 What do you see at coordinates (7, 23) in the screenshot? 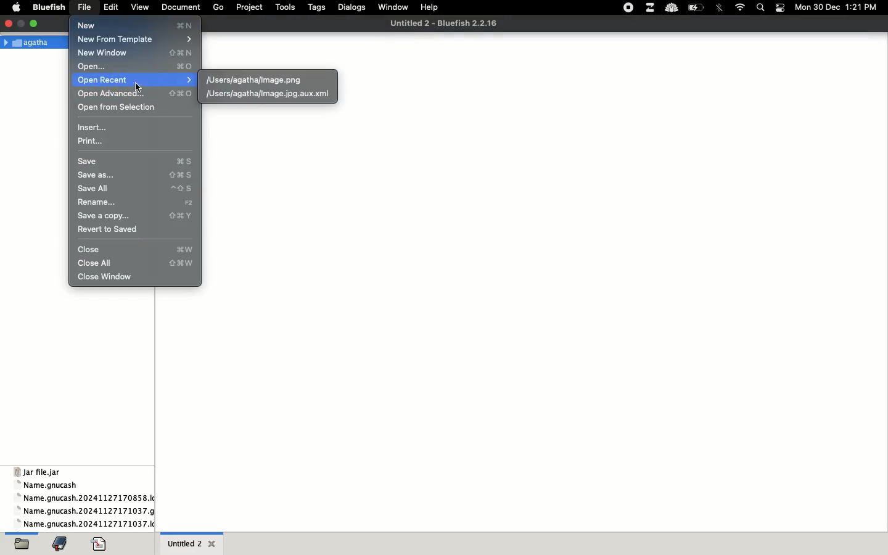
I see `close` at bounding box center [7, 23].